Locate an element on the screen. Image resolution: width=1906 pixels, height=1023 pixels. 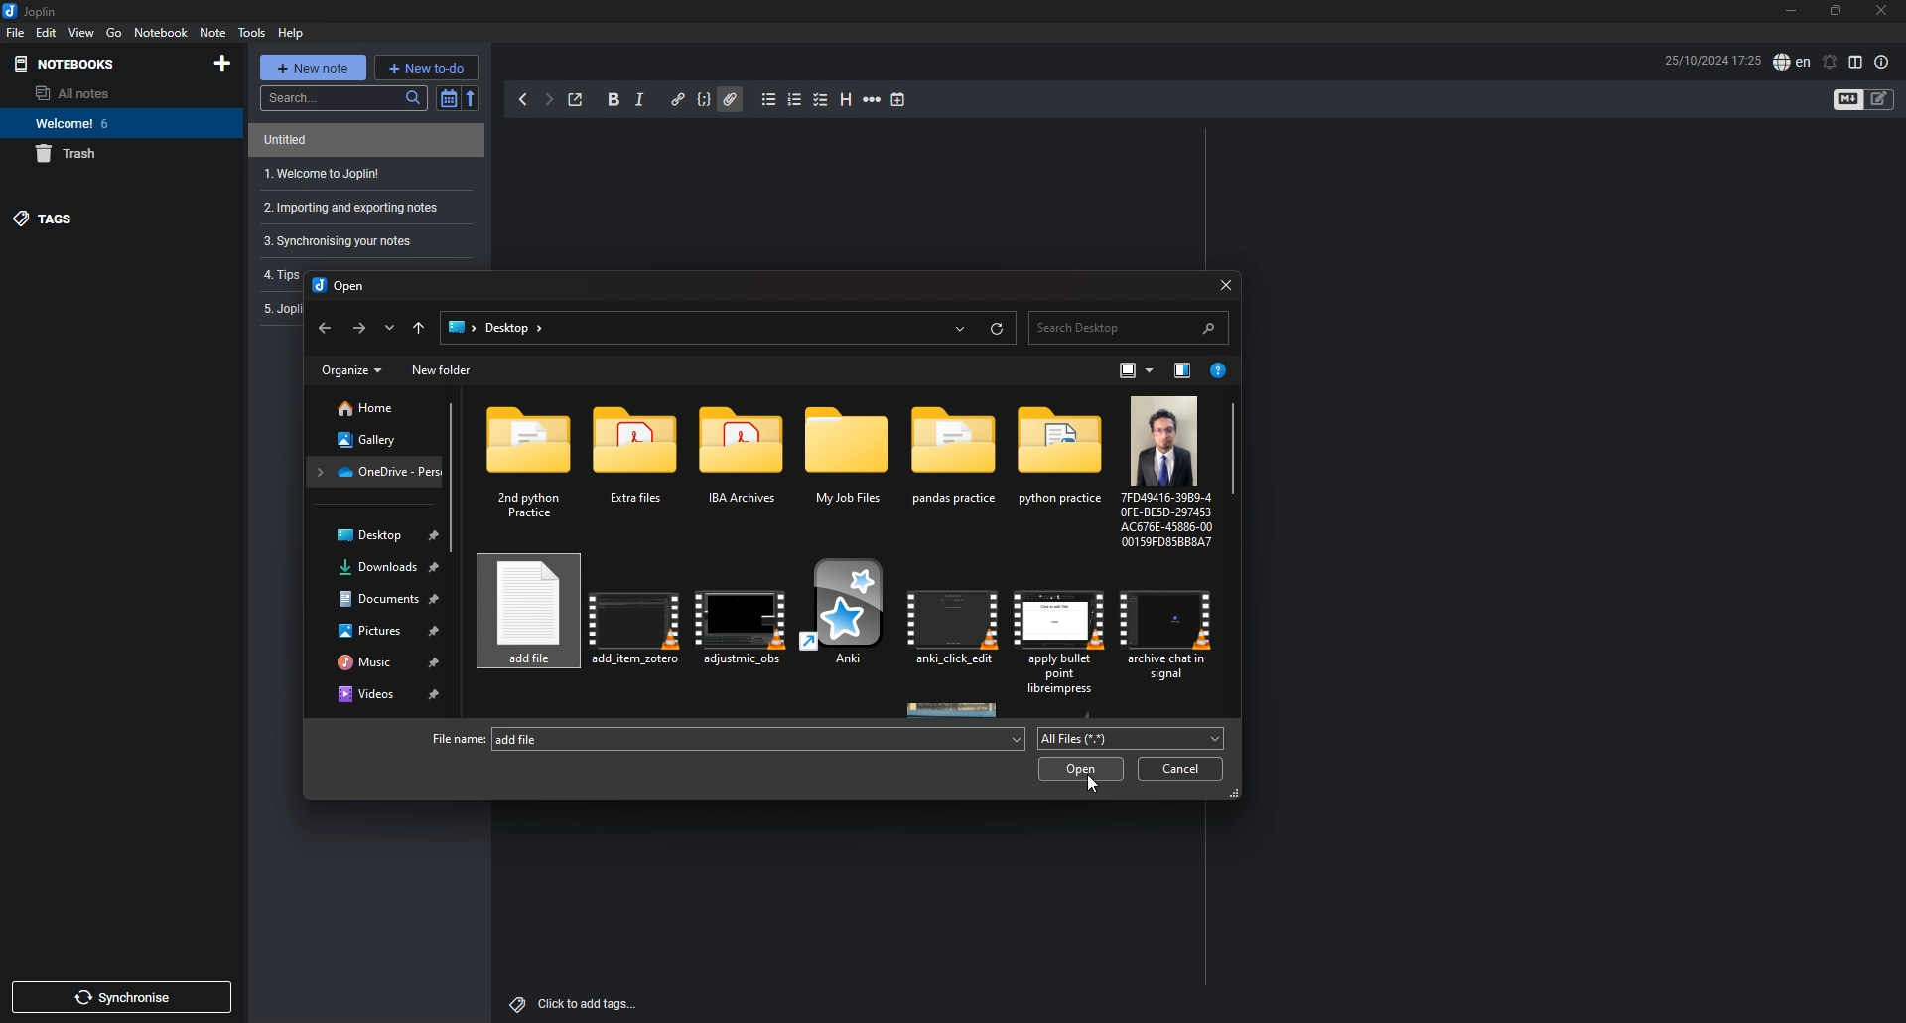
back is located at coordinates (323, 330).